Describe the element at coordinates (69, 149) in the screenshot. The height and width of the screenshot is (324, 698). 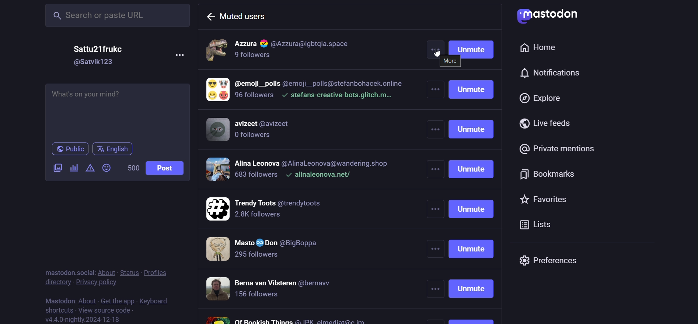
I see `public` at that location.